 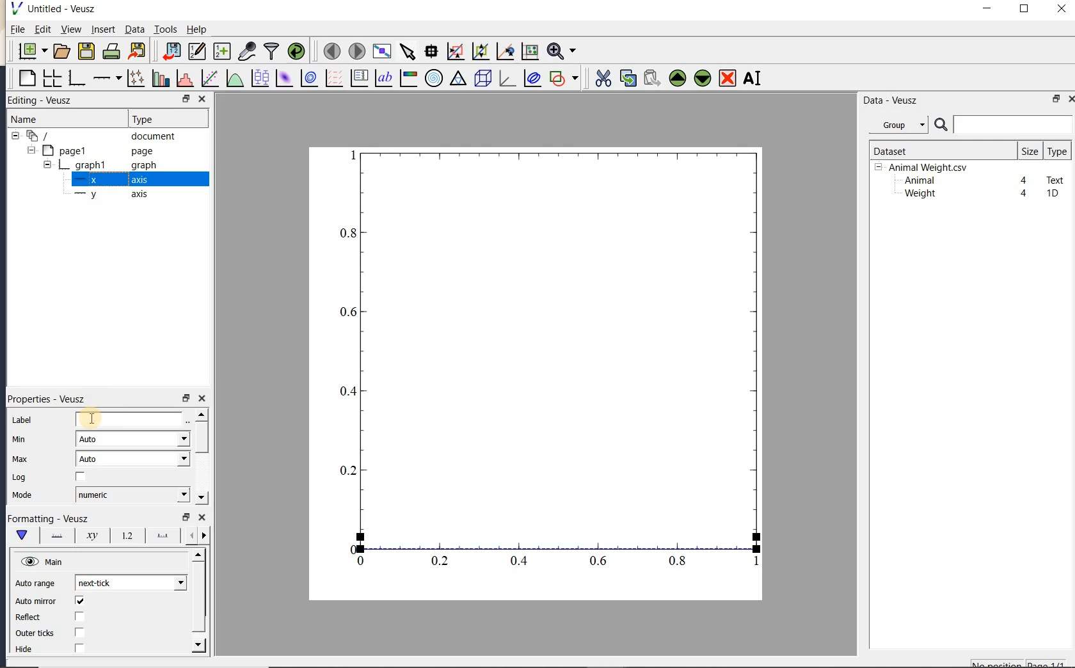 What do you see at coordinates (332, 79) in the screenshot?
I see `plot a vector field` at bounding box center [332, 79].